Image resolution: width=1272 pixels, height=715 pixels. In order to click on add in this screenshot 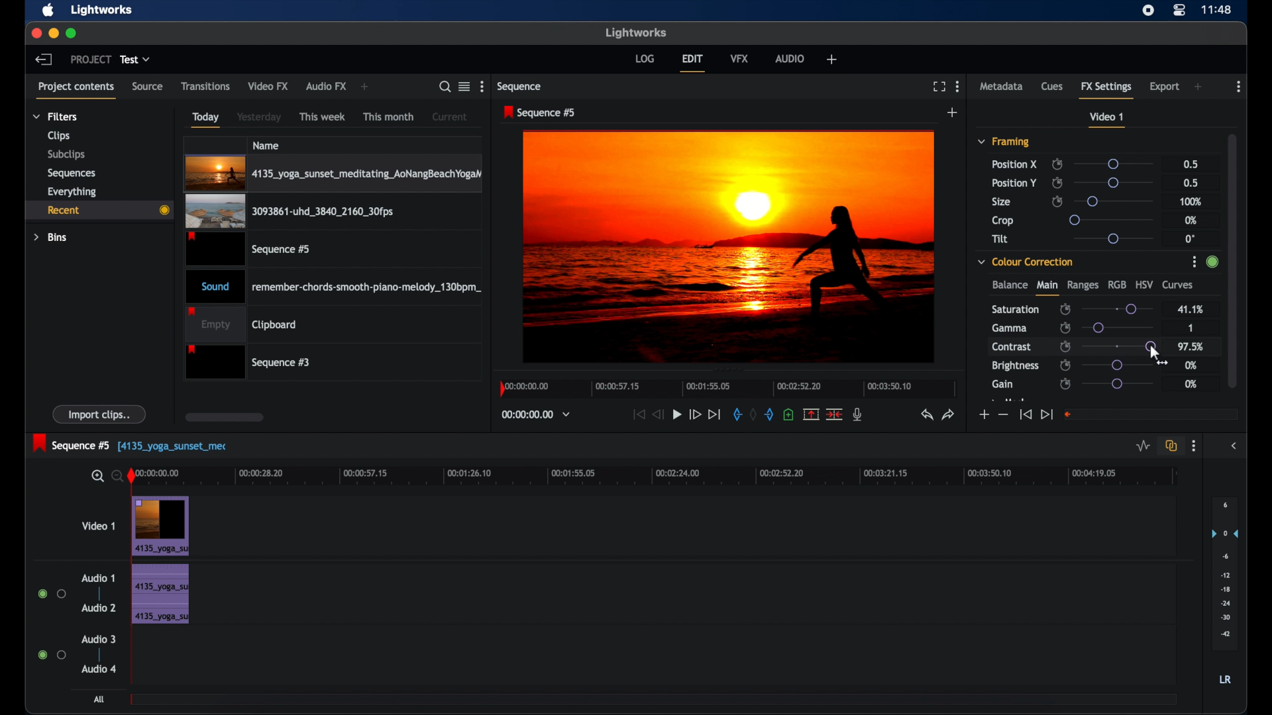, I will do `click(953, 113)`.